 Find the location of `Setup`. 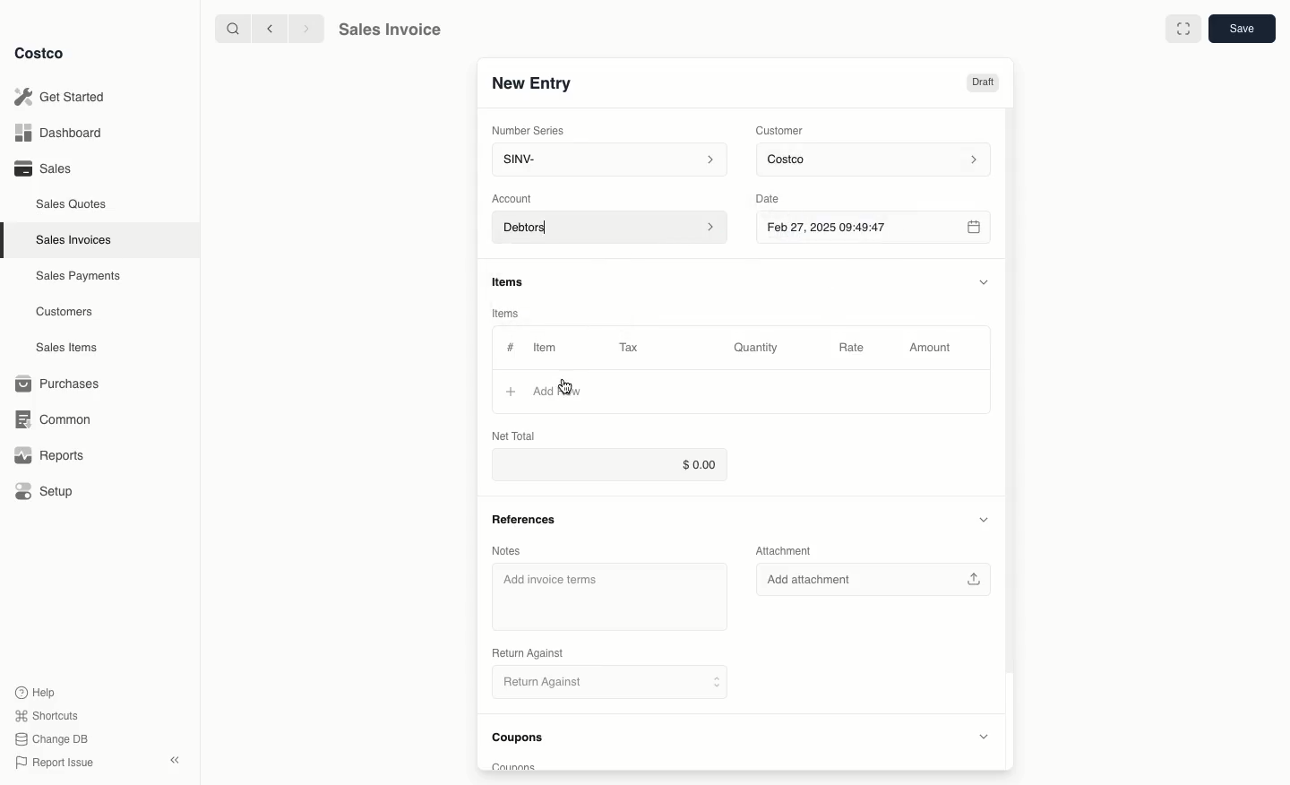

Setup is located at coordinates (46, 493).